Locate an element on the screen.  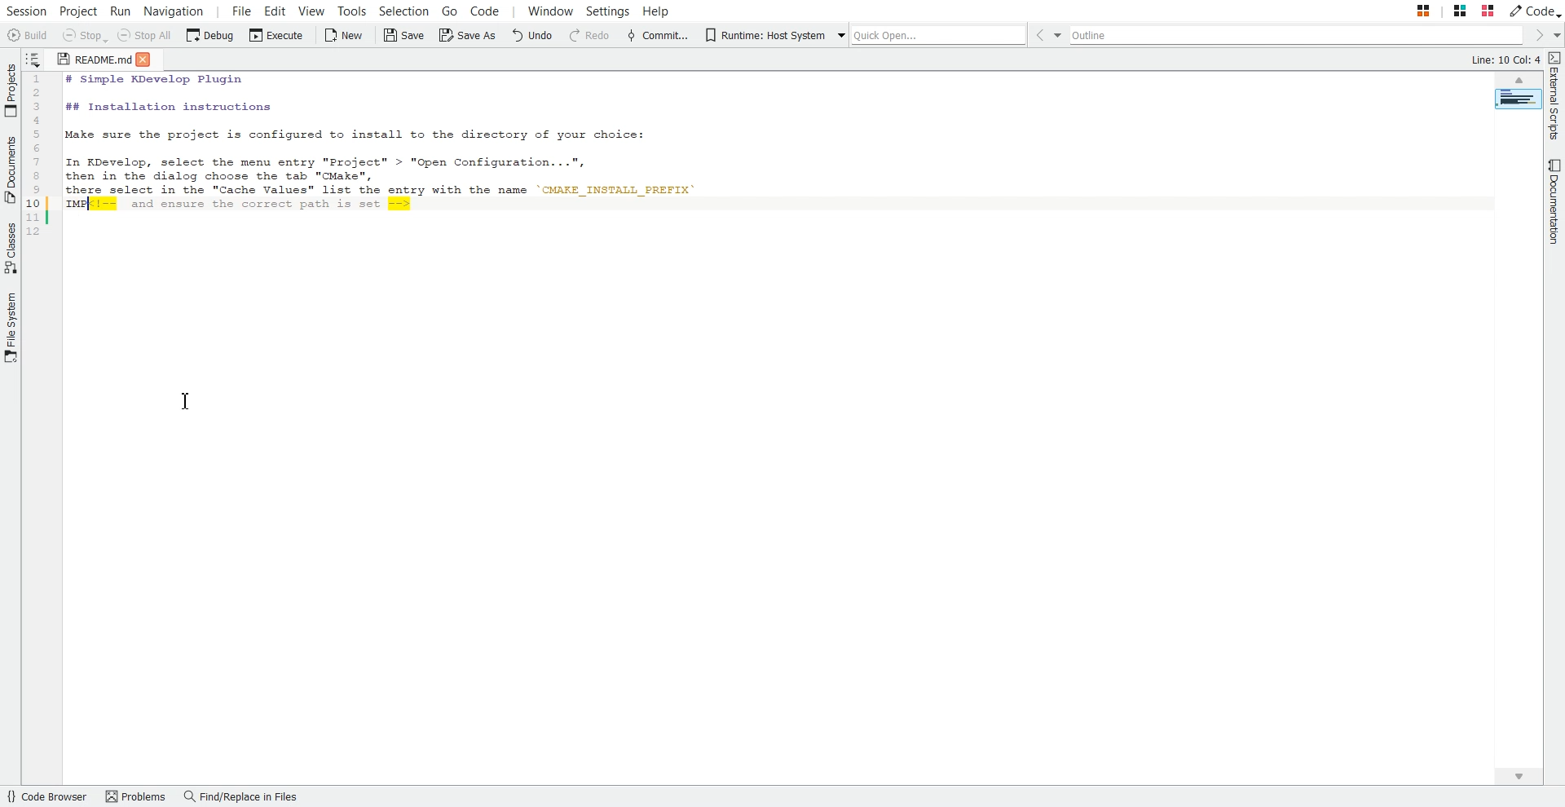
Text Cursor is located at coordinates (189, 401).